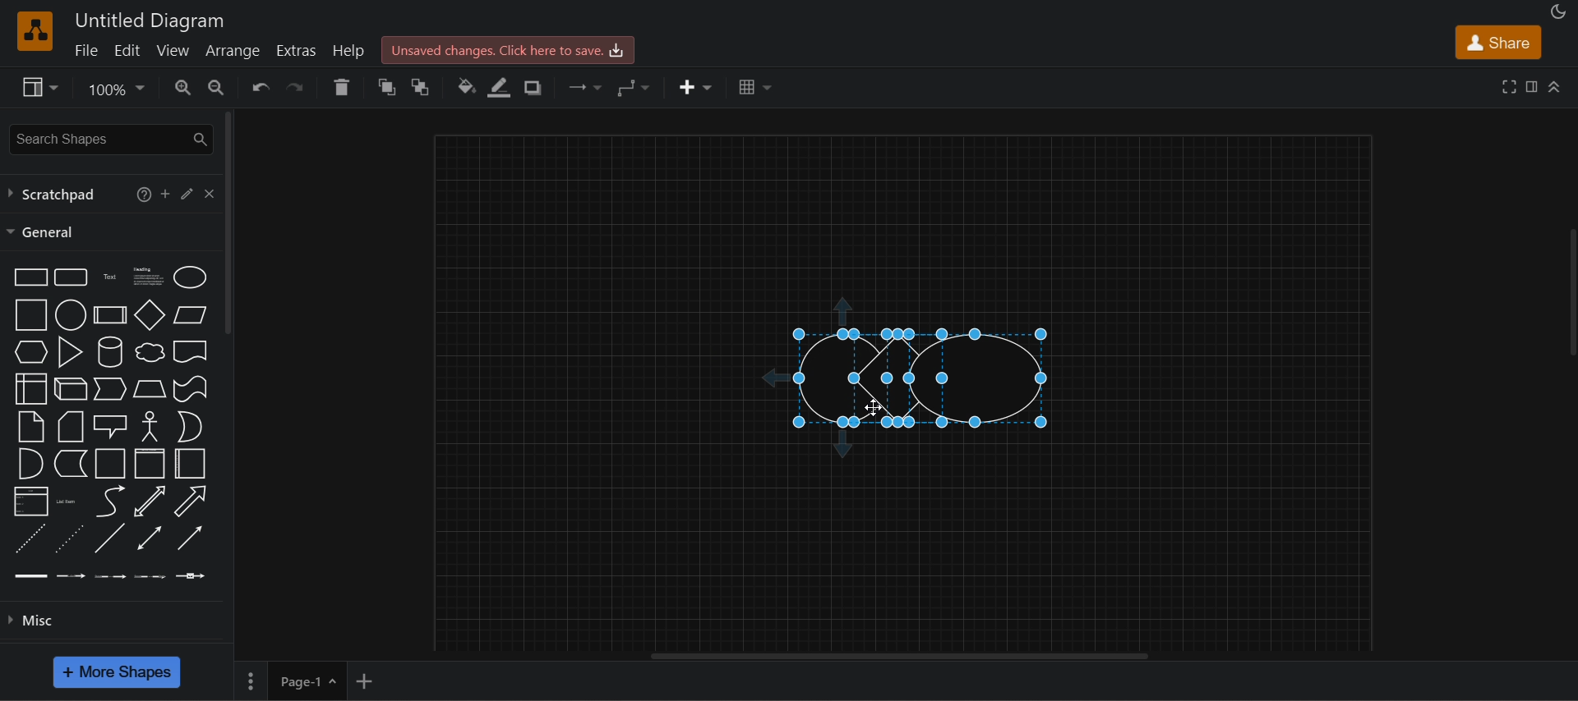 Image resolution: width=1578 pixels, height=701 pixels. Describe the element at coordinates (28, 314) in the screenshot. I see `square` at that location.